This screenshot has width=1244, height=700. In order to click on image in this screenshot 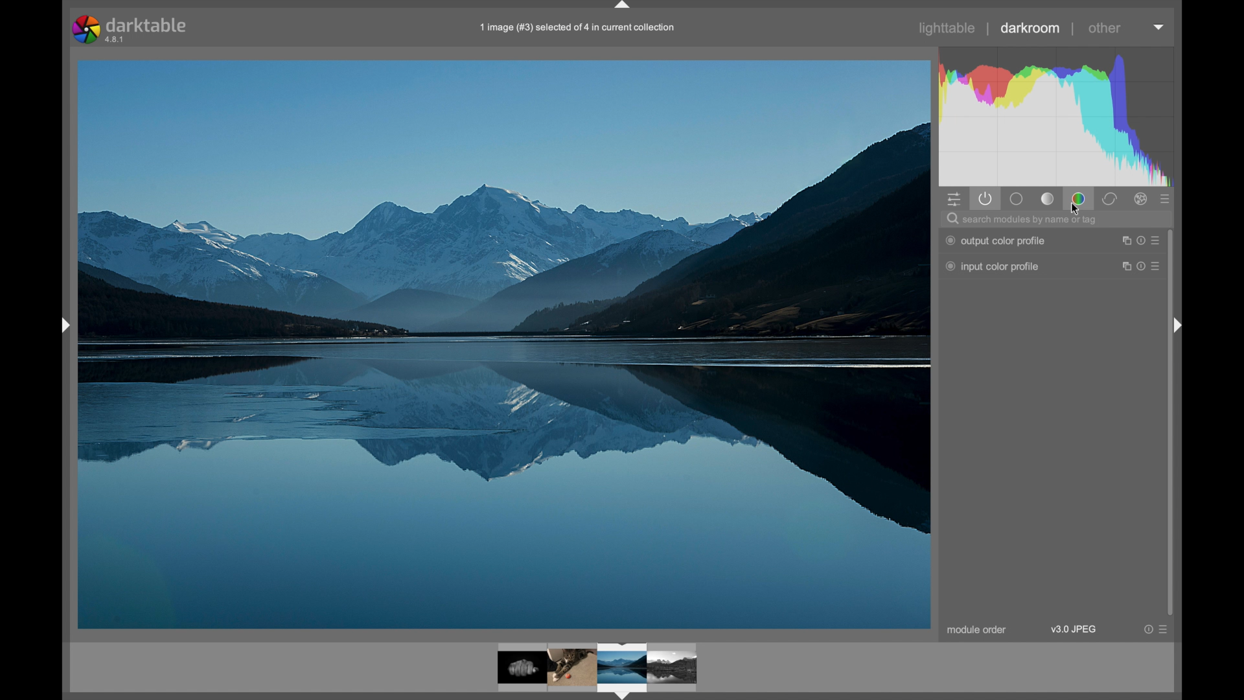, I will do `click(627, 671)`.